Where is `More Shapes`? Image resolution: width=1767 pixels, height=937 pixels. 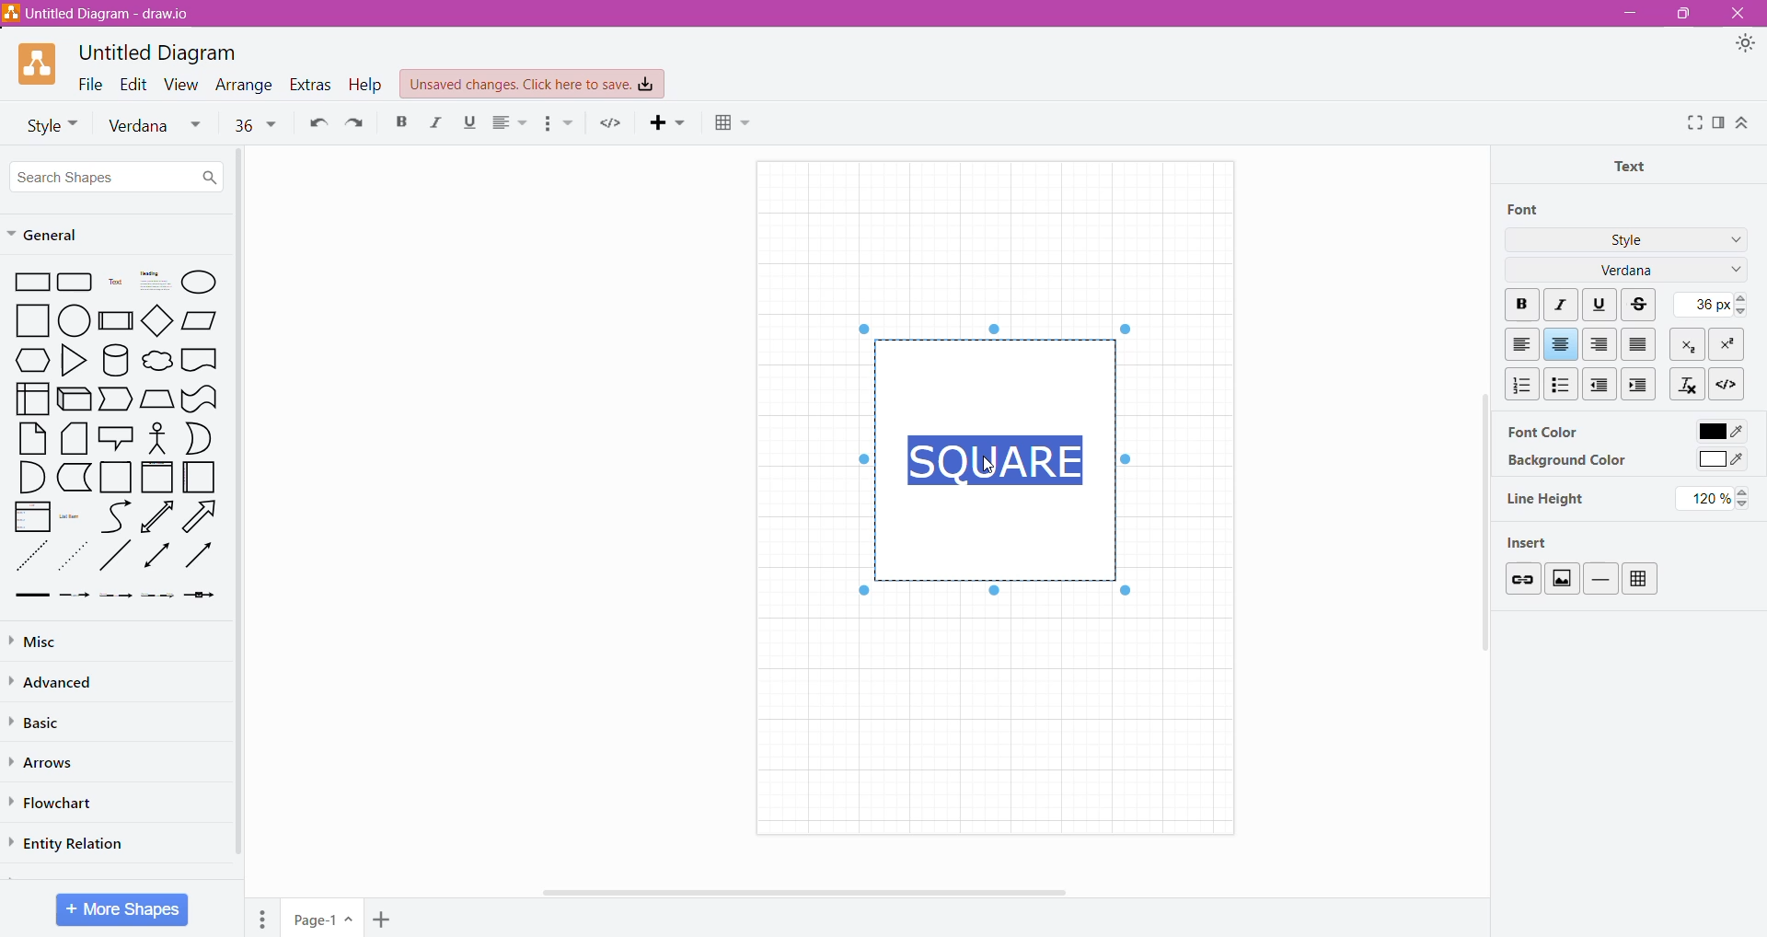 More Shapes is located at coordinates (123, 909).